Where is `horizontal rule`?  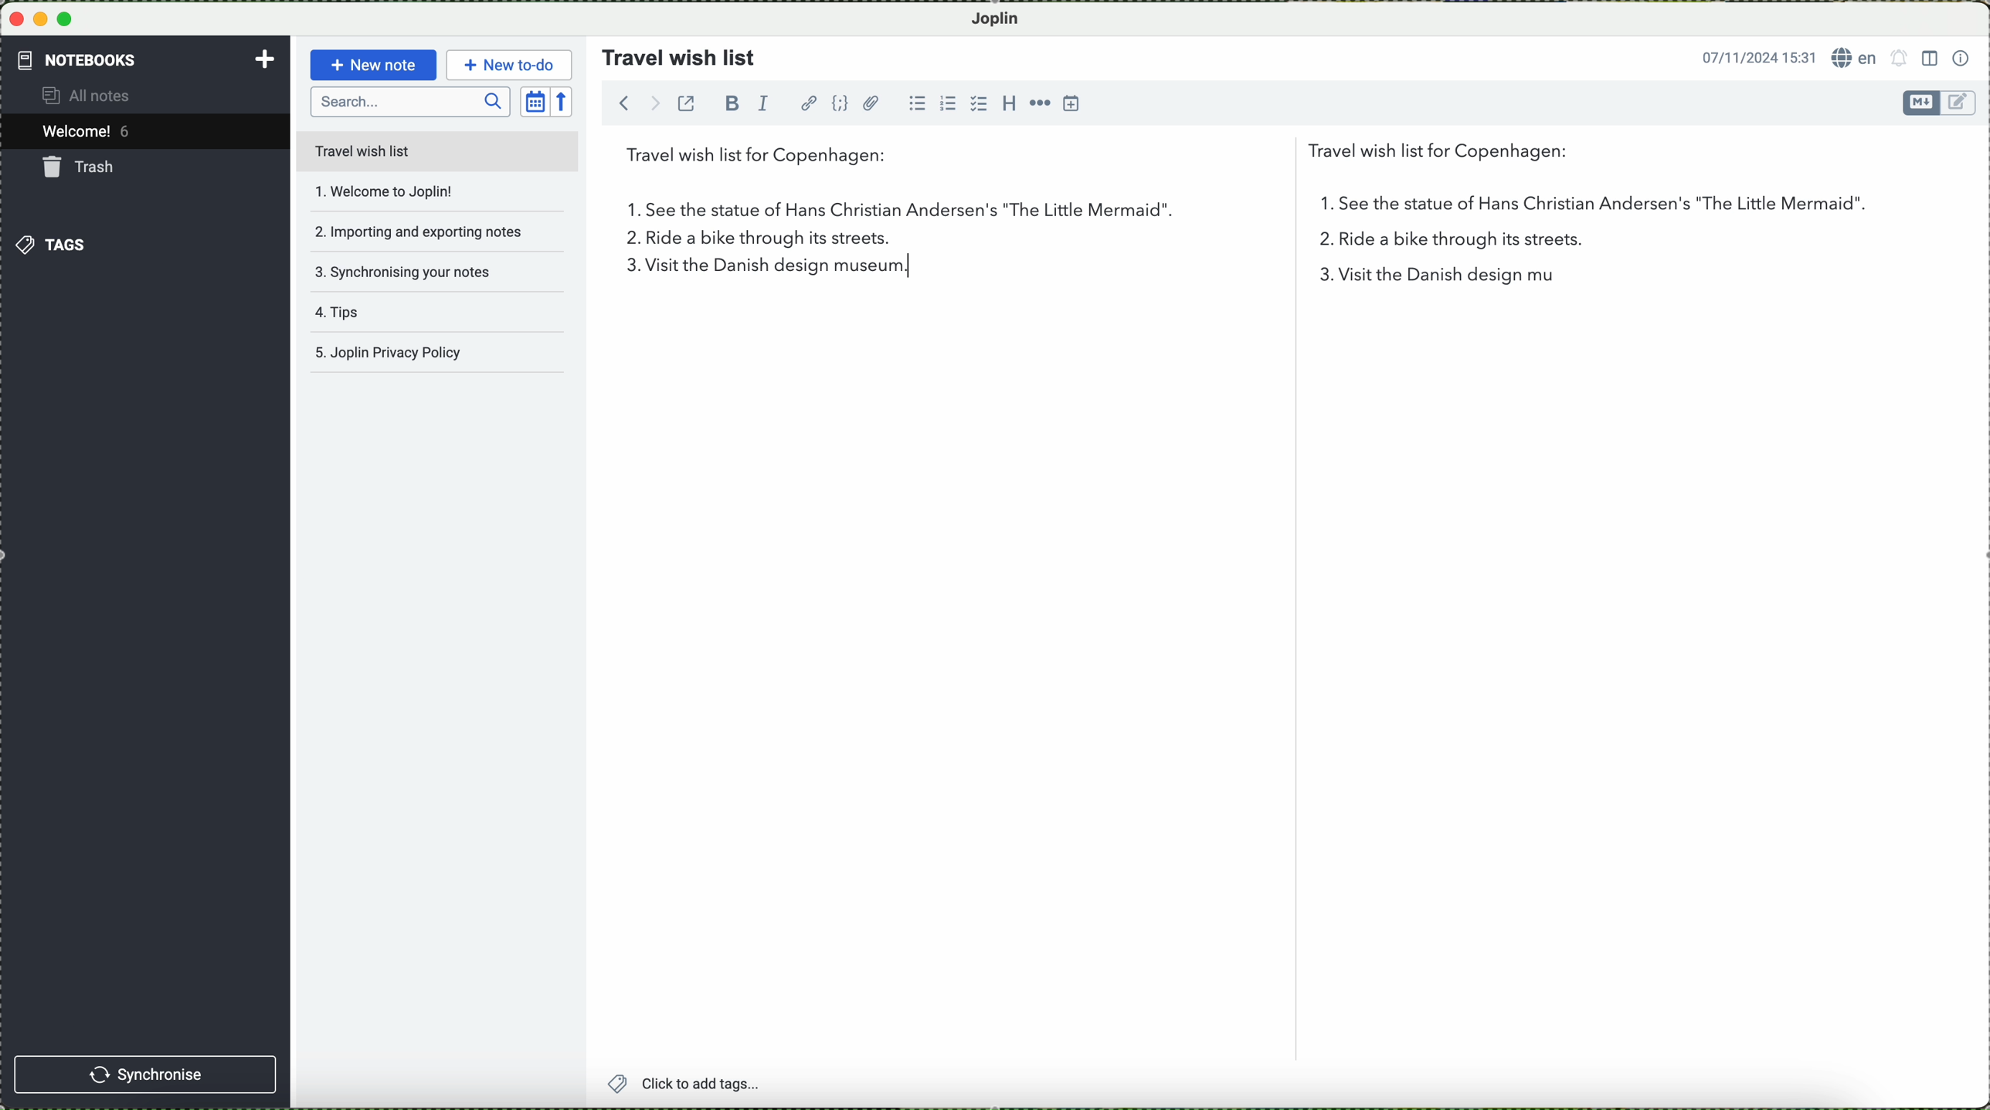
horizontal rule is located at coordinates (1038, 103).